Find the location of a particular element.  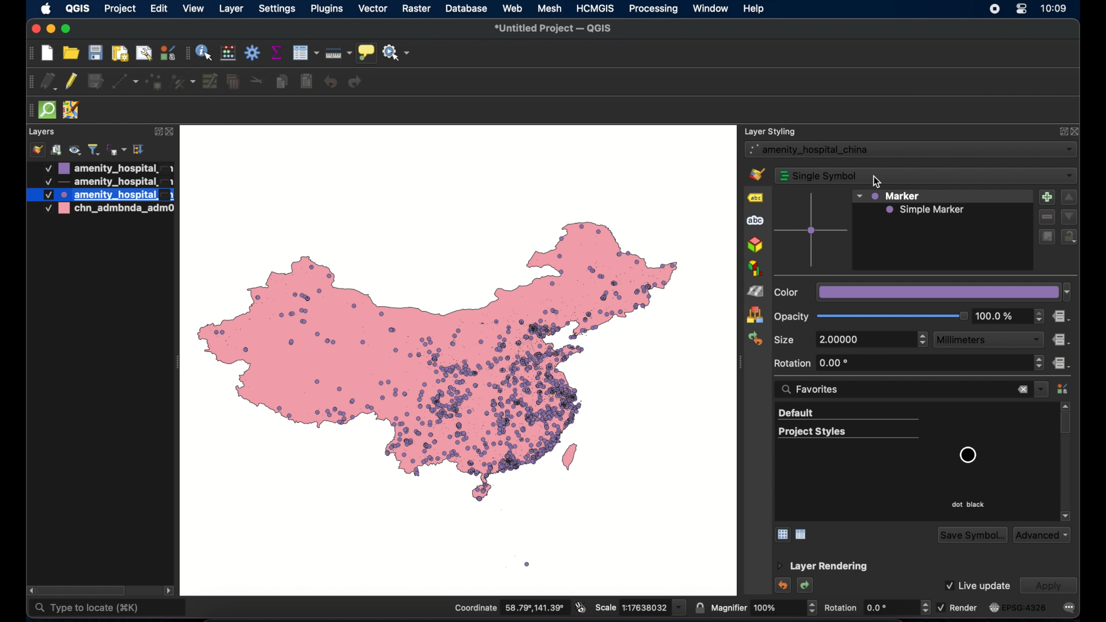

plugins is located at coordinates (328, 9).